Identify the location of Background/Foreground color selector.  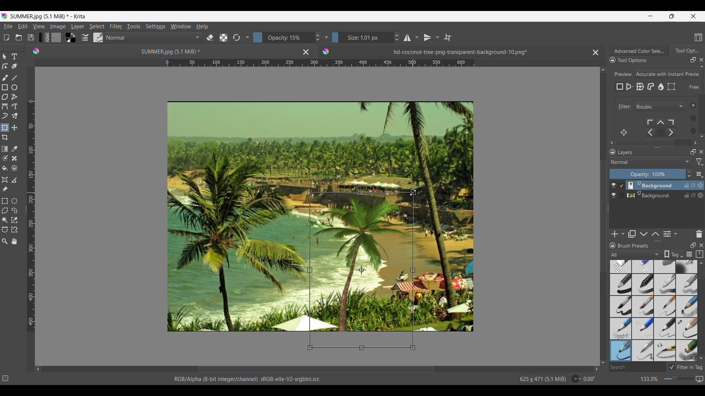
(70, 37).